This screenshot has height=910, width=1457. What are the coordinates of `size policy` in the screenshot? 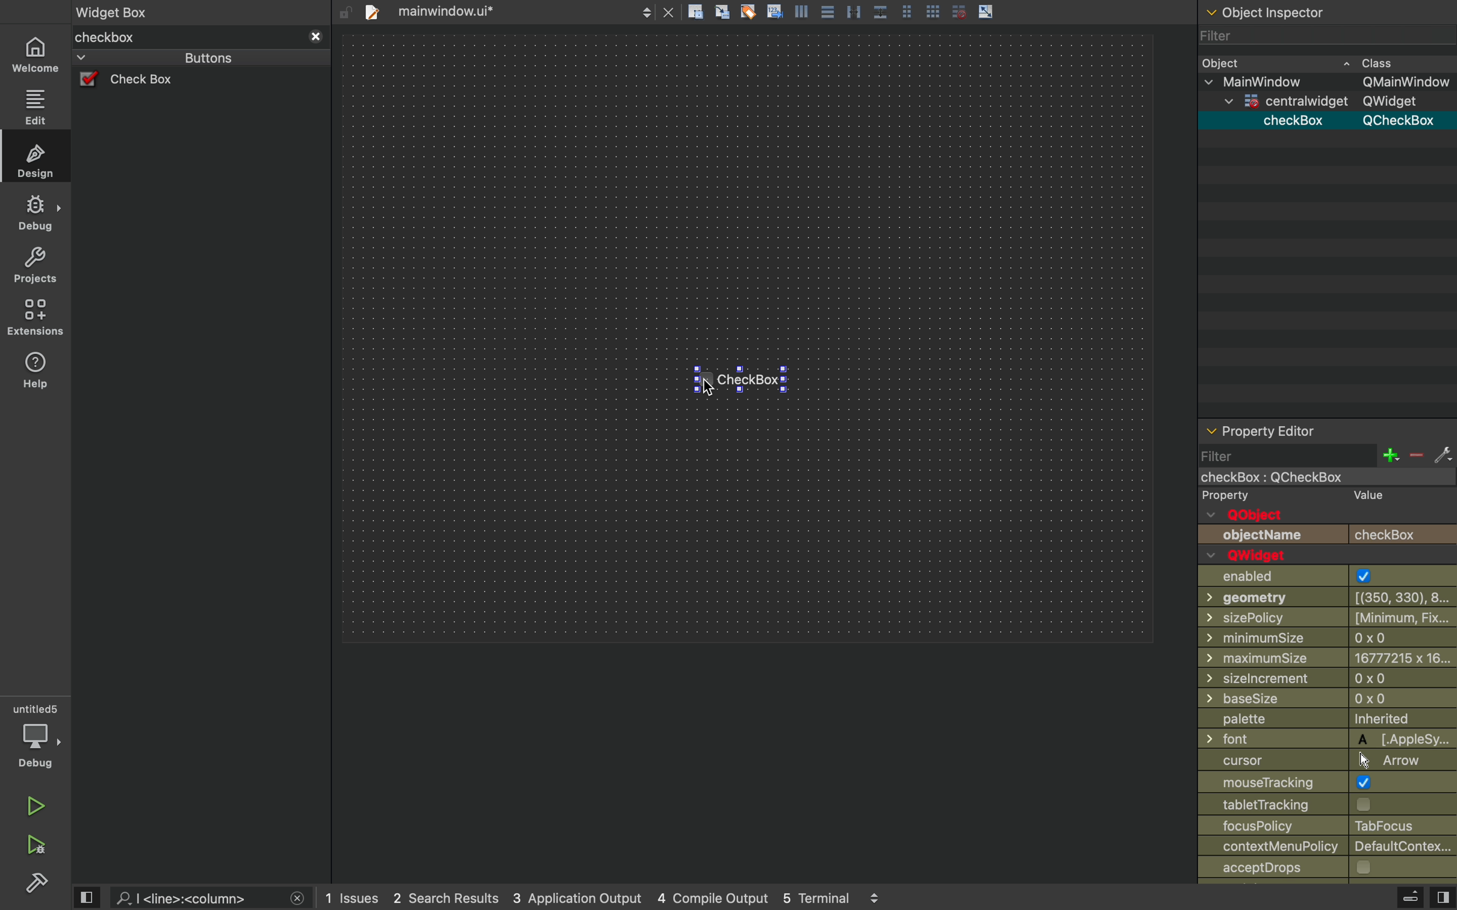 It's located at (1329, 617).